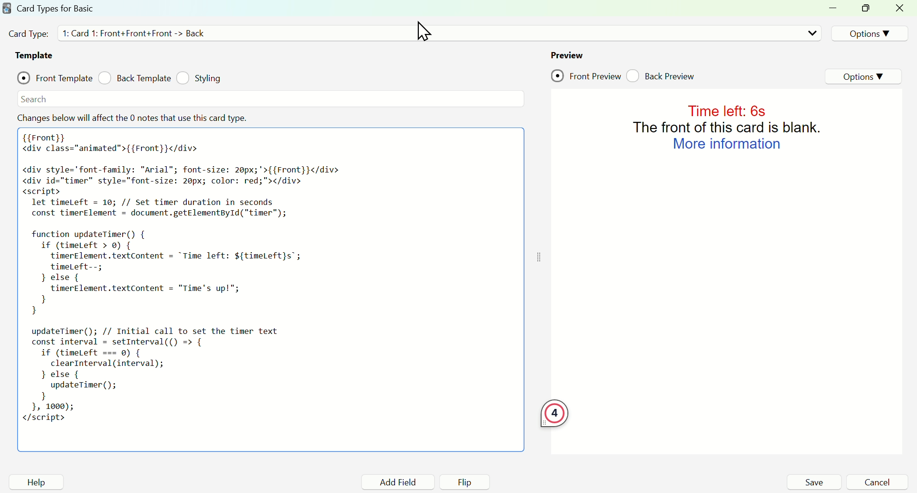  What do you see at coordinates (466, 482) in the screenshot?
I see `flip` at bounding box center [466, 482].